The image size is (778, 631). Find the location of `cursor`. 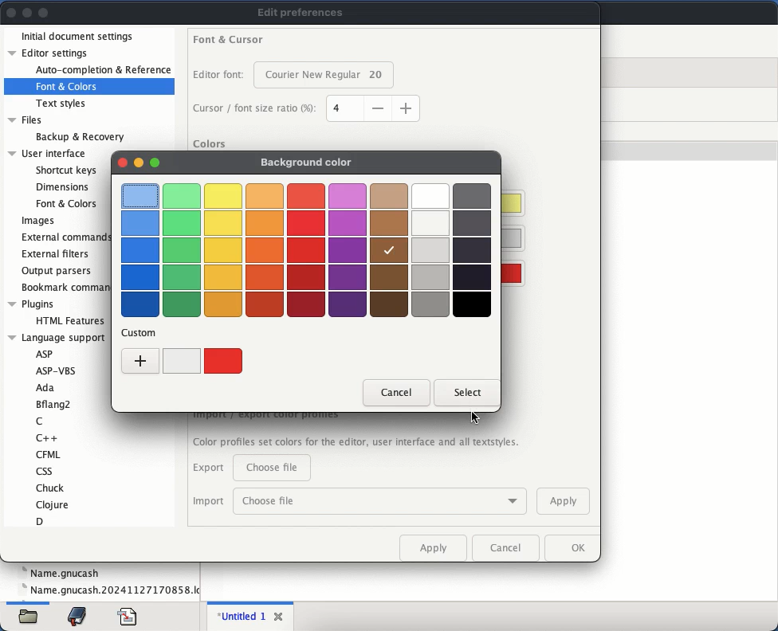

cursor is located at coordinates (476, 418).